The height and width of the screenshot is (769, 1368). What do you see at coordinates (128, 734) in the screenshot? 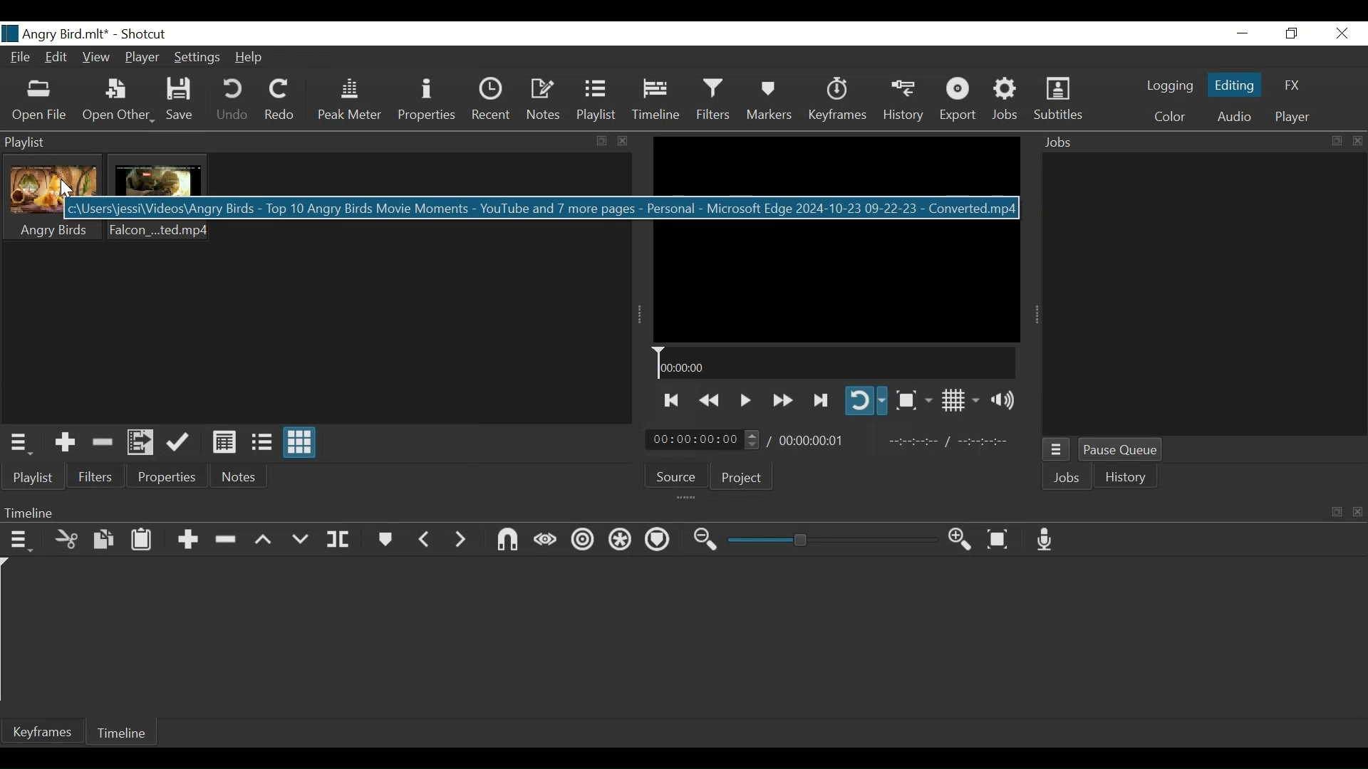
I see `Timeline` at bounding box center [128, 734].